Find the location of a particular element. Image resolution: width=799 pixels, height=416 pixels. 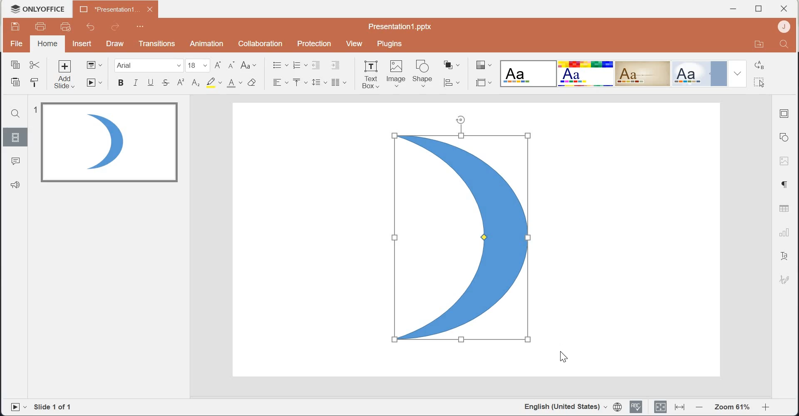

Print file is located at coordinates (42, 27).